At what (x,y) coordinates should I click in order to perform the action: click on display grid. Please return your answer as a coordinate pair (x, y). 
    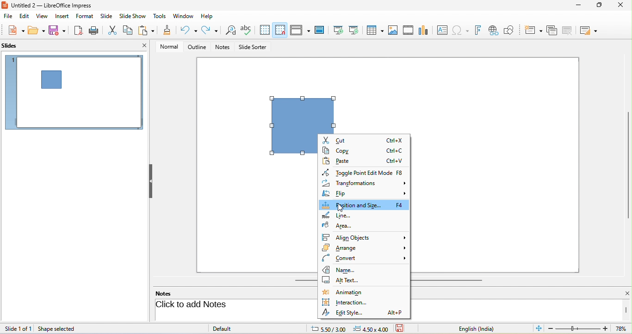
    Looking at the image, I should click on (265, 30).